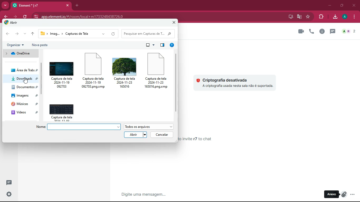 The height and width of the screenshot is (202, 360). Describe the element at coordinates (64, 111) in the screenshot. I see `captura de tela 2024-12-02` at that location.